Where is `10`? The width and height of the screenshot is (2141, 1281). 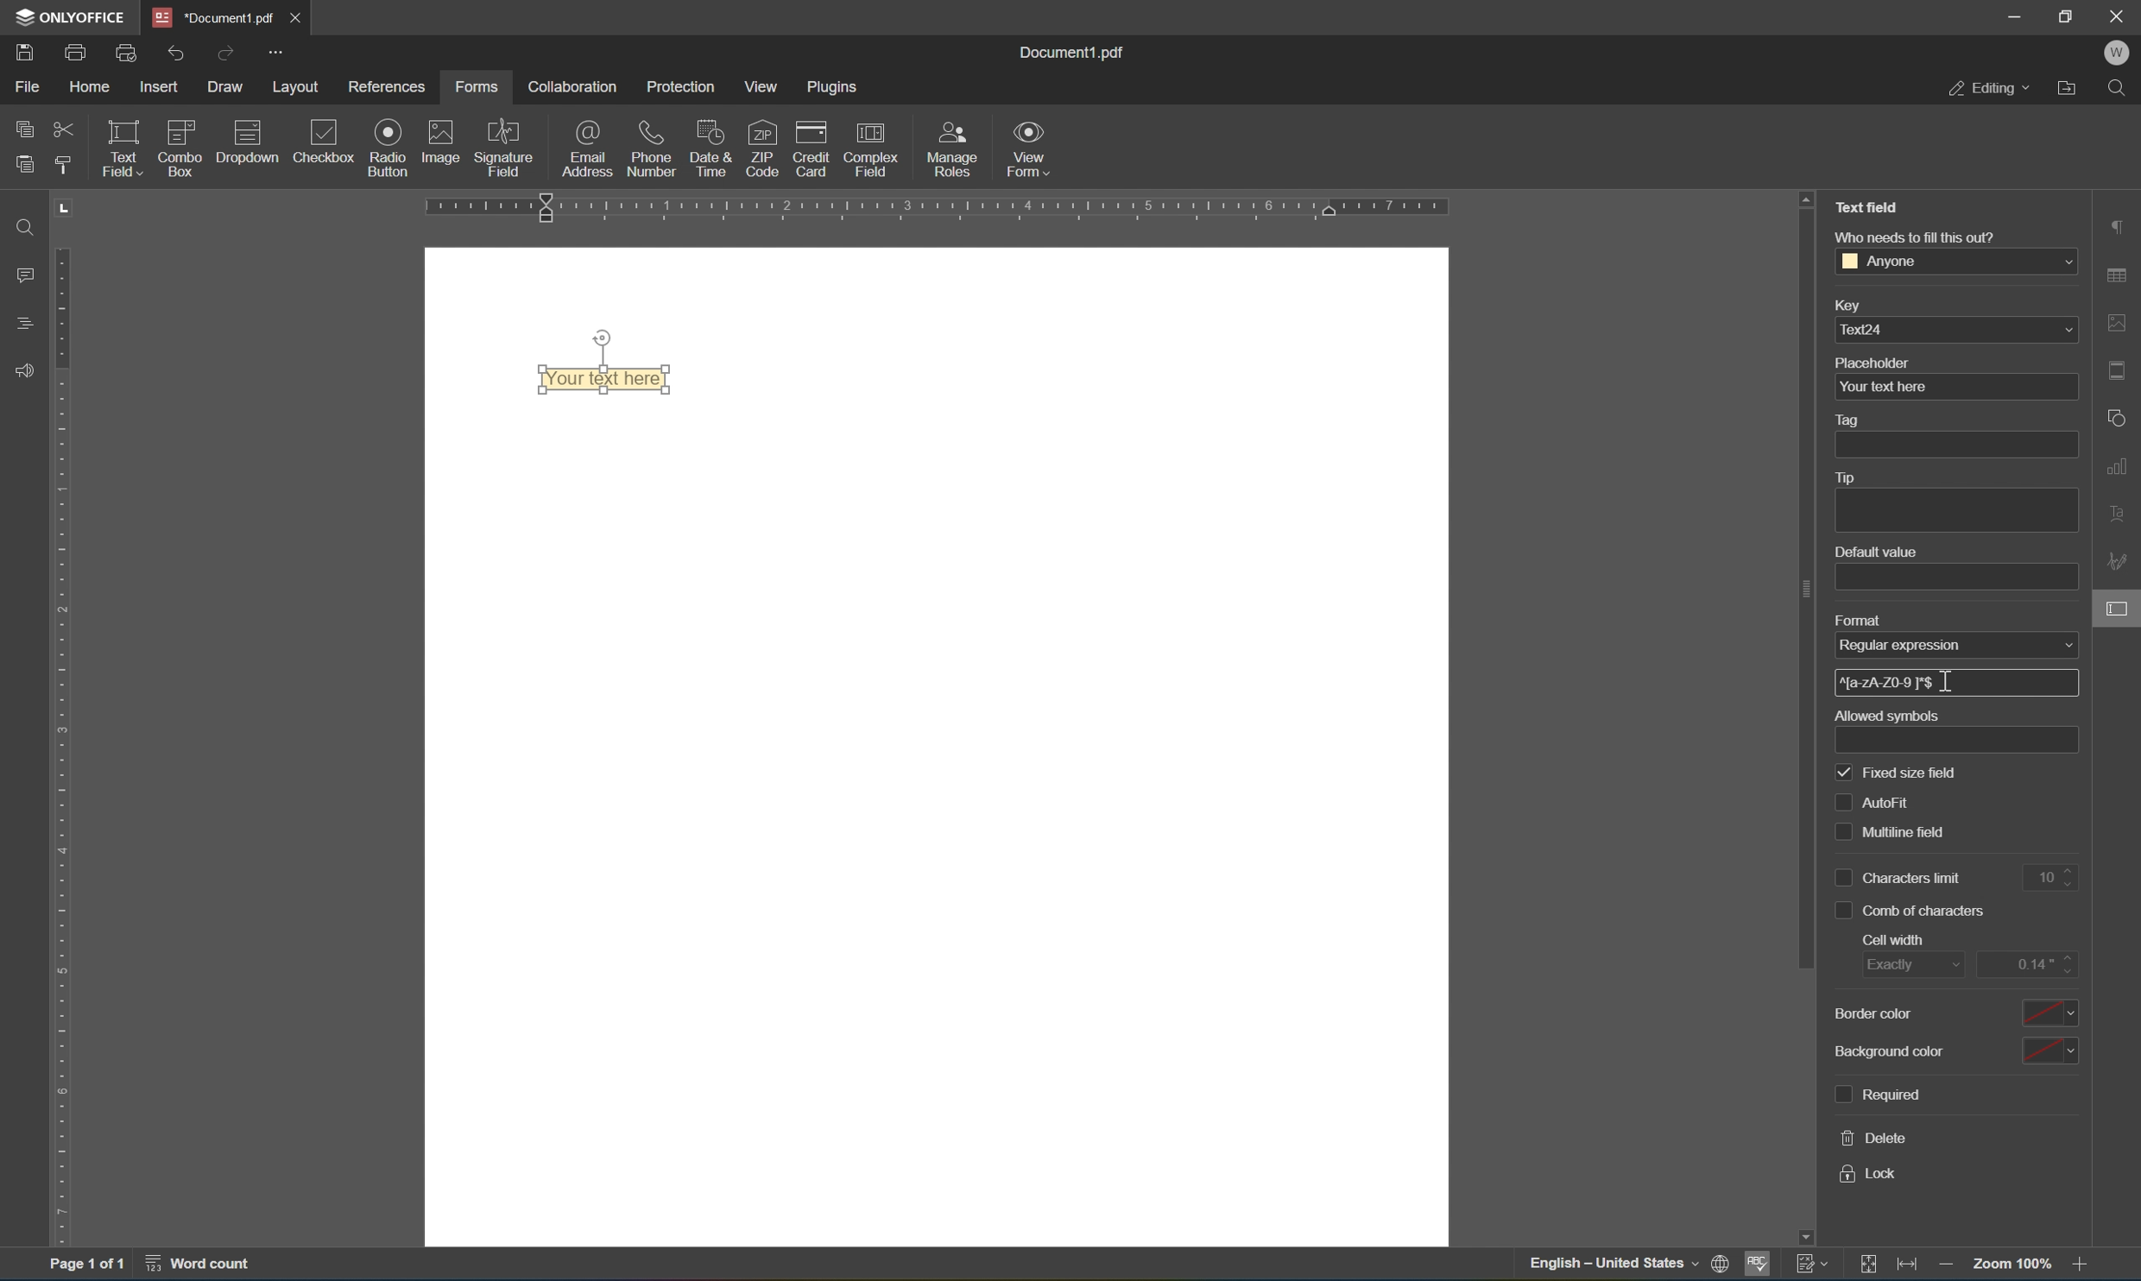
10 is located at coordinates (2056, 879).